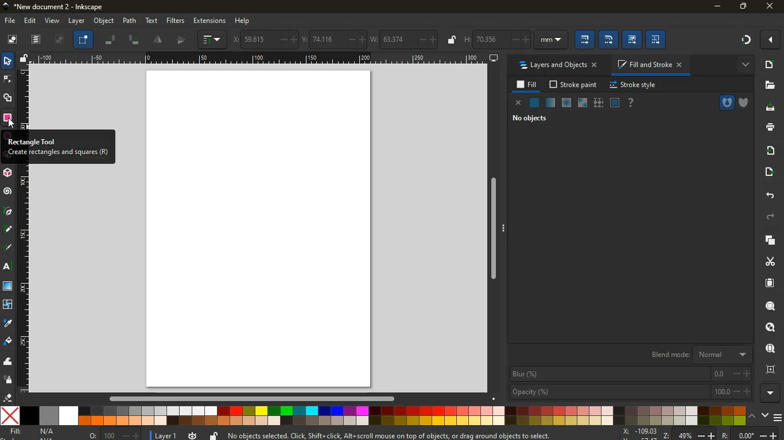 The image size is (784, 440). Describe the element at coordinates (582, 103) in the screenshot. I see `window` at that location.